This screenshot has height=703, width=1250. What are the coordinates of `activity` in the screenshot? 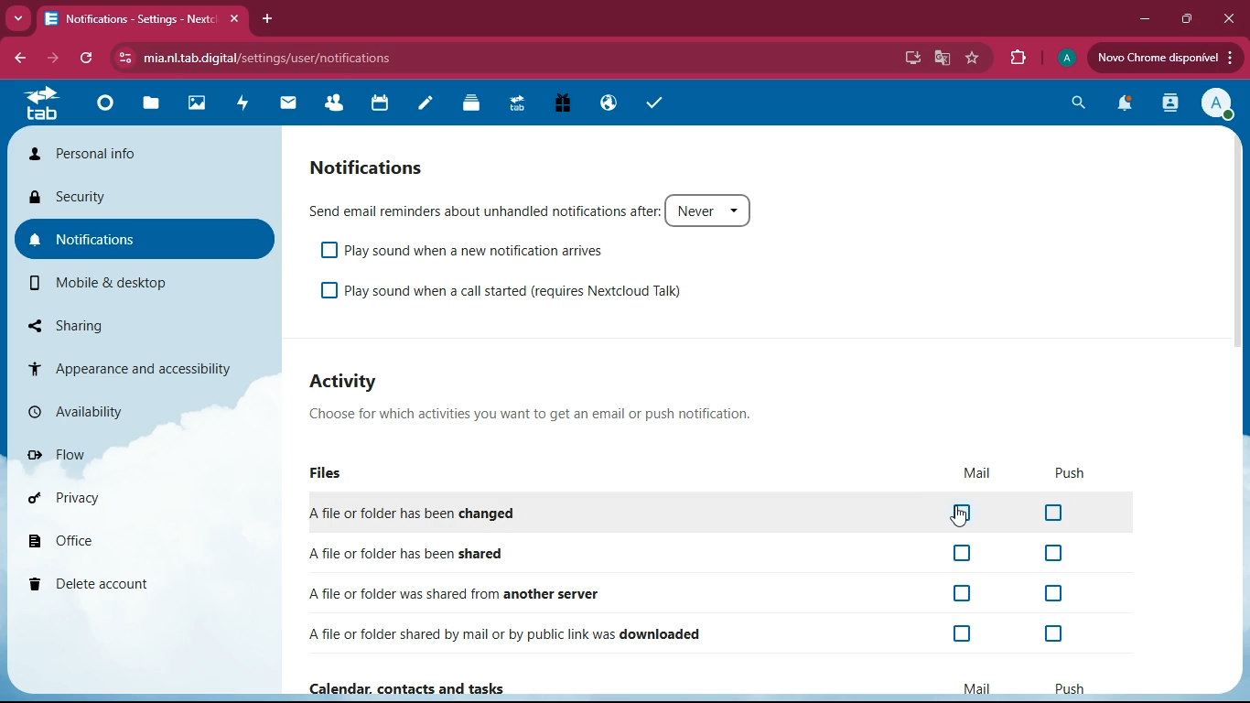 It's located at (355, 381).